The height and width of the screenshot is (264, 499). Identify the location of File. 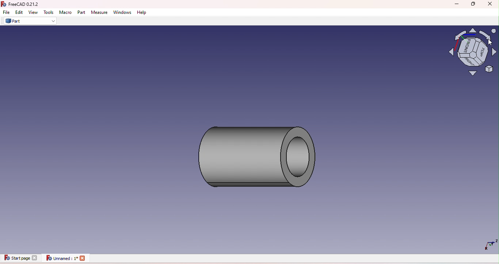
(6, 12).